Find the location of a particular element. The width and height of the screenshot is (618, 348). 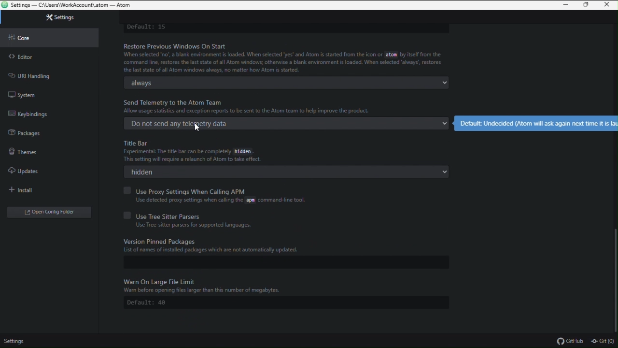

packages is located at coordinates (49, 131).